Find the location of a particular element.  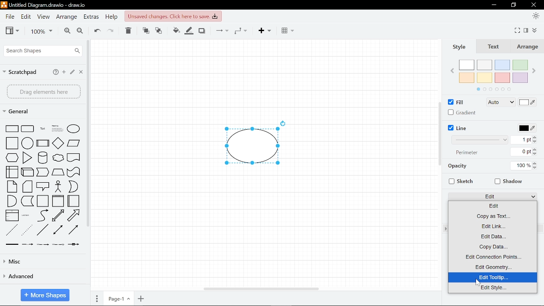

text is located at coordinates (42, 129).